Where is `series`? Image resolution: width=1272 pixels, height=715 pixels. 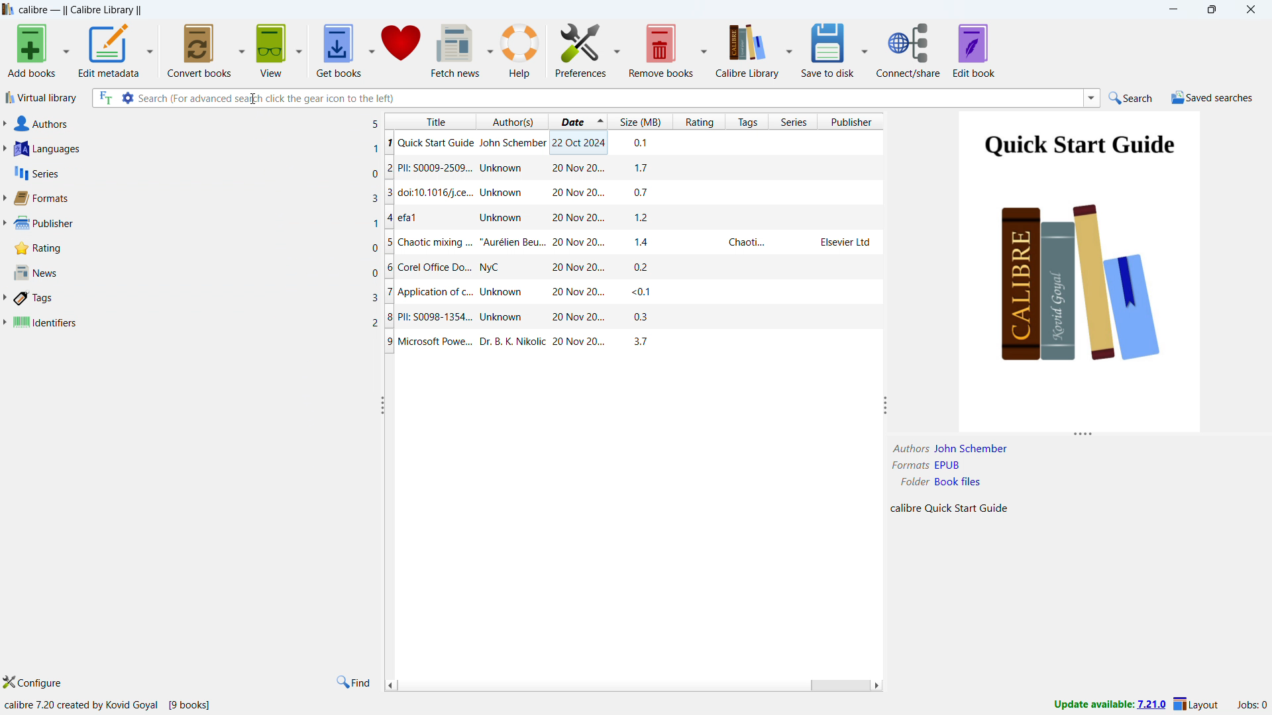
series is located at coordinates (197, 172).